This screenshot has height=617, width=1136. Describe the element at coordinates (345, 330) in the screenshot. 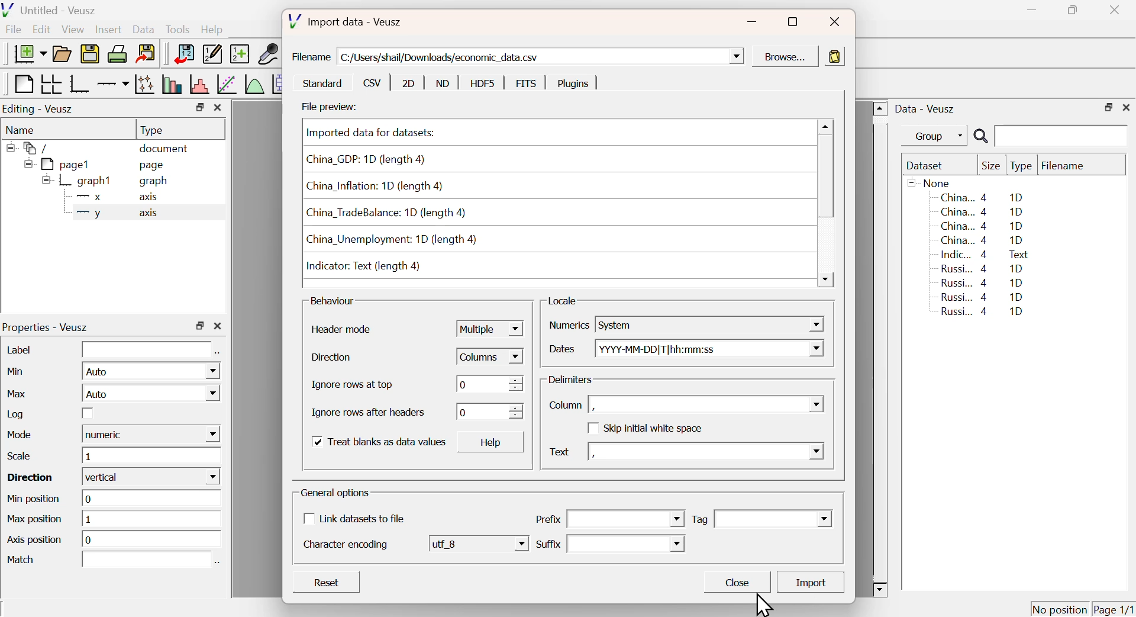

I see `Header mode` at that location.